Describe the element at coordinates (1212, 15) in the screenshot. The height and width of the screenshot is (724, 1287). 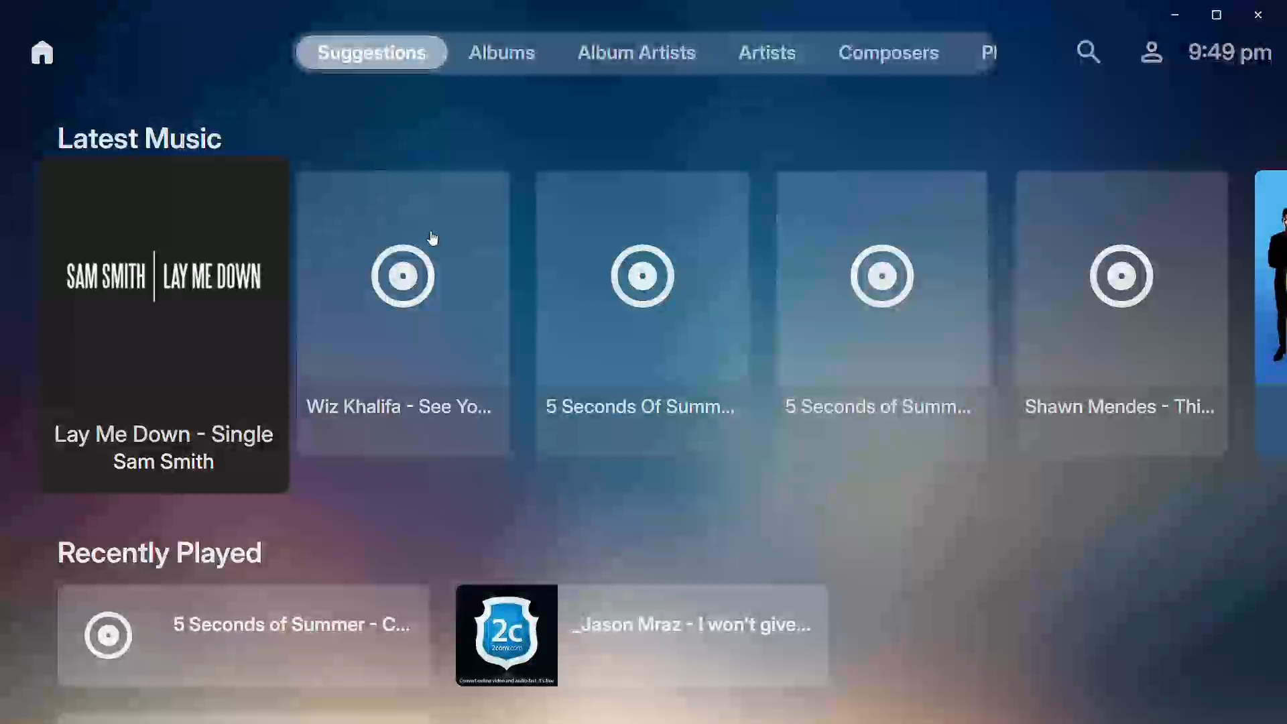
I see `Restore` at that location.